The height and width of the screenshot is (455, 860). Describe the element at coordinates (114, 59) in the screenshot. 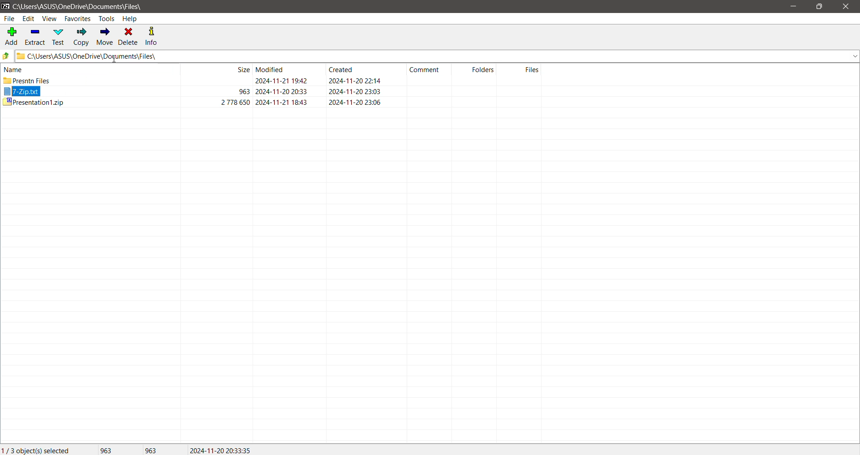

I see `cursor` at that location.